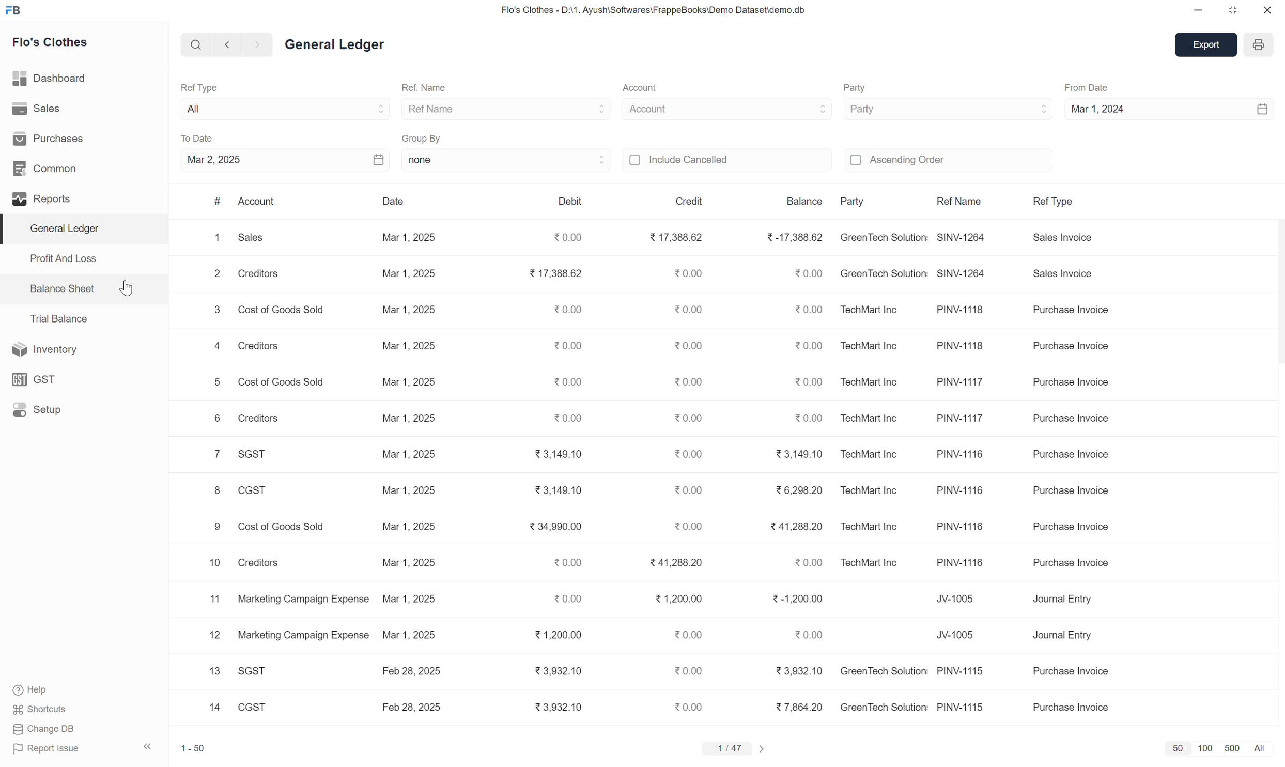 Image resolution: width=1285 pixels, height=767 pixels. What do you see at coordinates (261, 275) in the screenshot?
I see `creditors` at bounding box center [261, 275].